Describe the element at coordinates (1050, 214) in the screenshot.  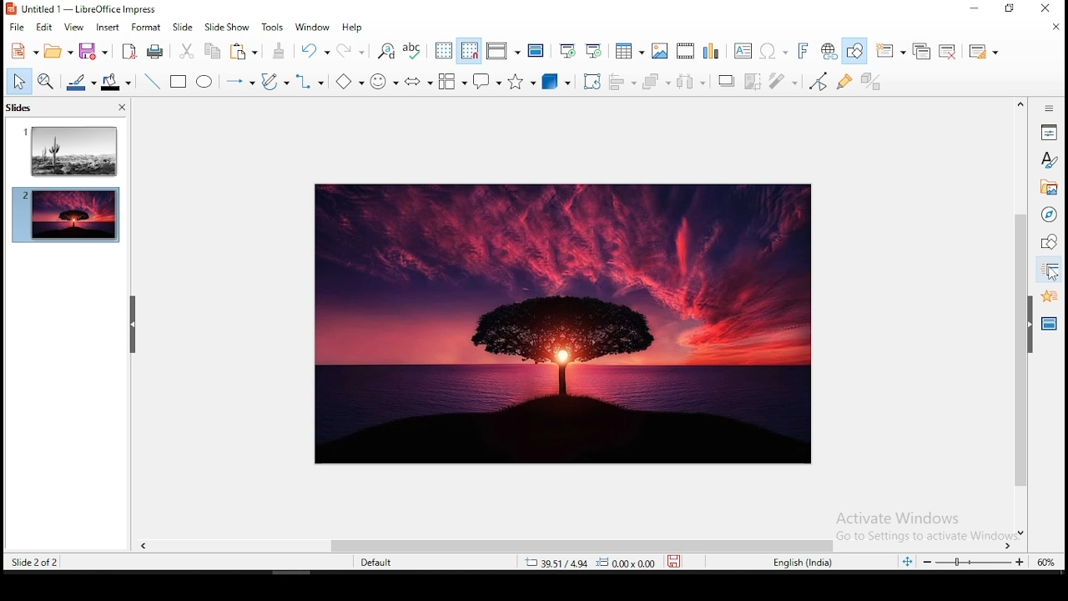
I see `navigator` at that location.